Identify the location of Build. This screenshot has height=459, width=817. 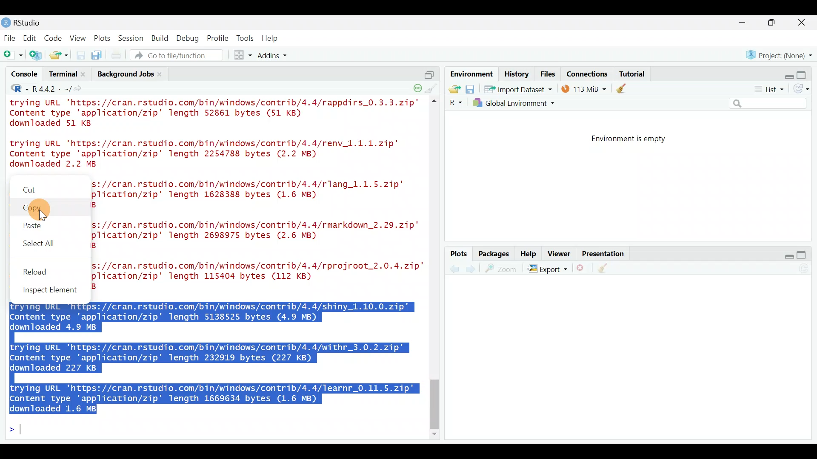
(160, 38).